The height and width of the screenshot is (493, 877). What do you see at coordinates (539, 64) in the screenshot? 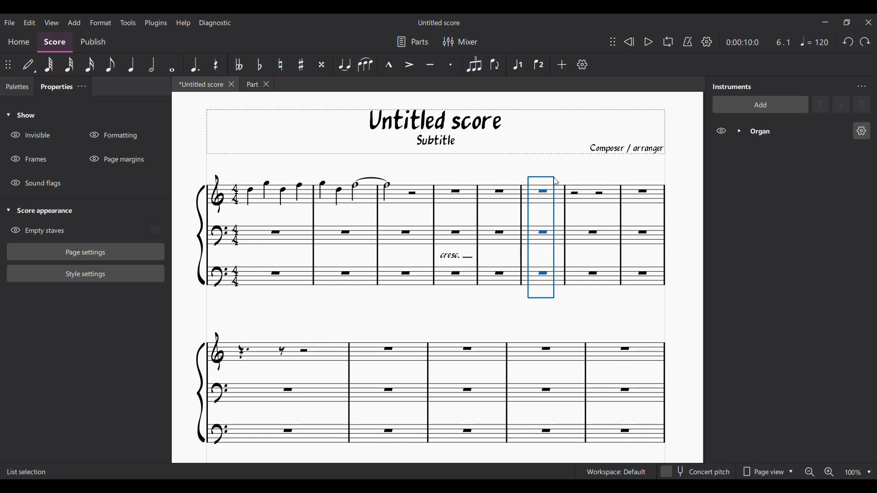
I see `Voice 2` at bounding box center [539, 64].